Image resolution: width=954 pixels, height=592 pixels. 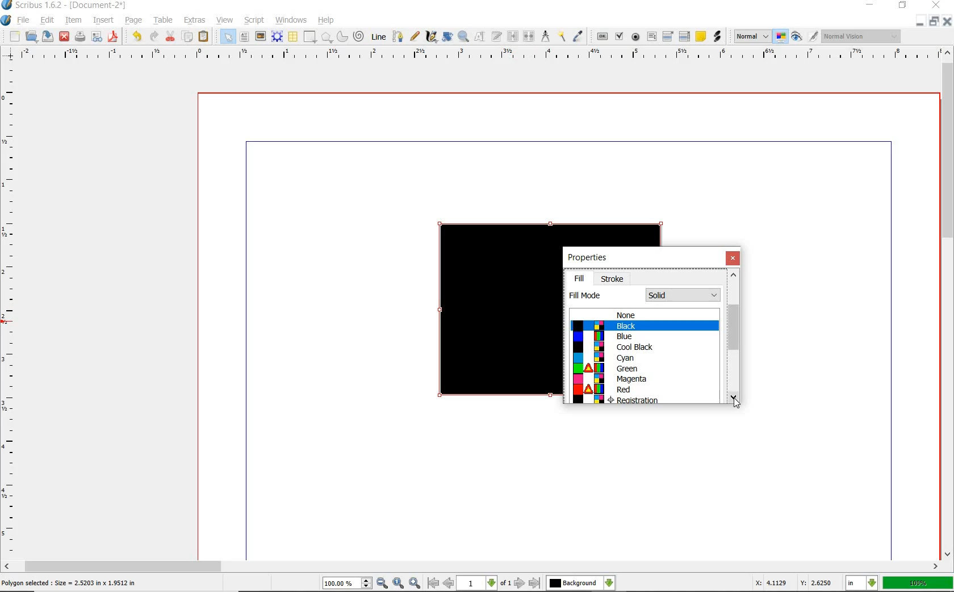 I want to click on zoom in, so click(x=415, y=582).